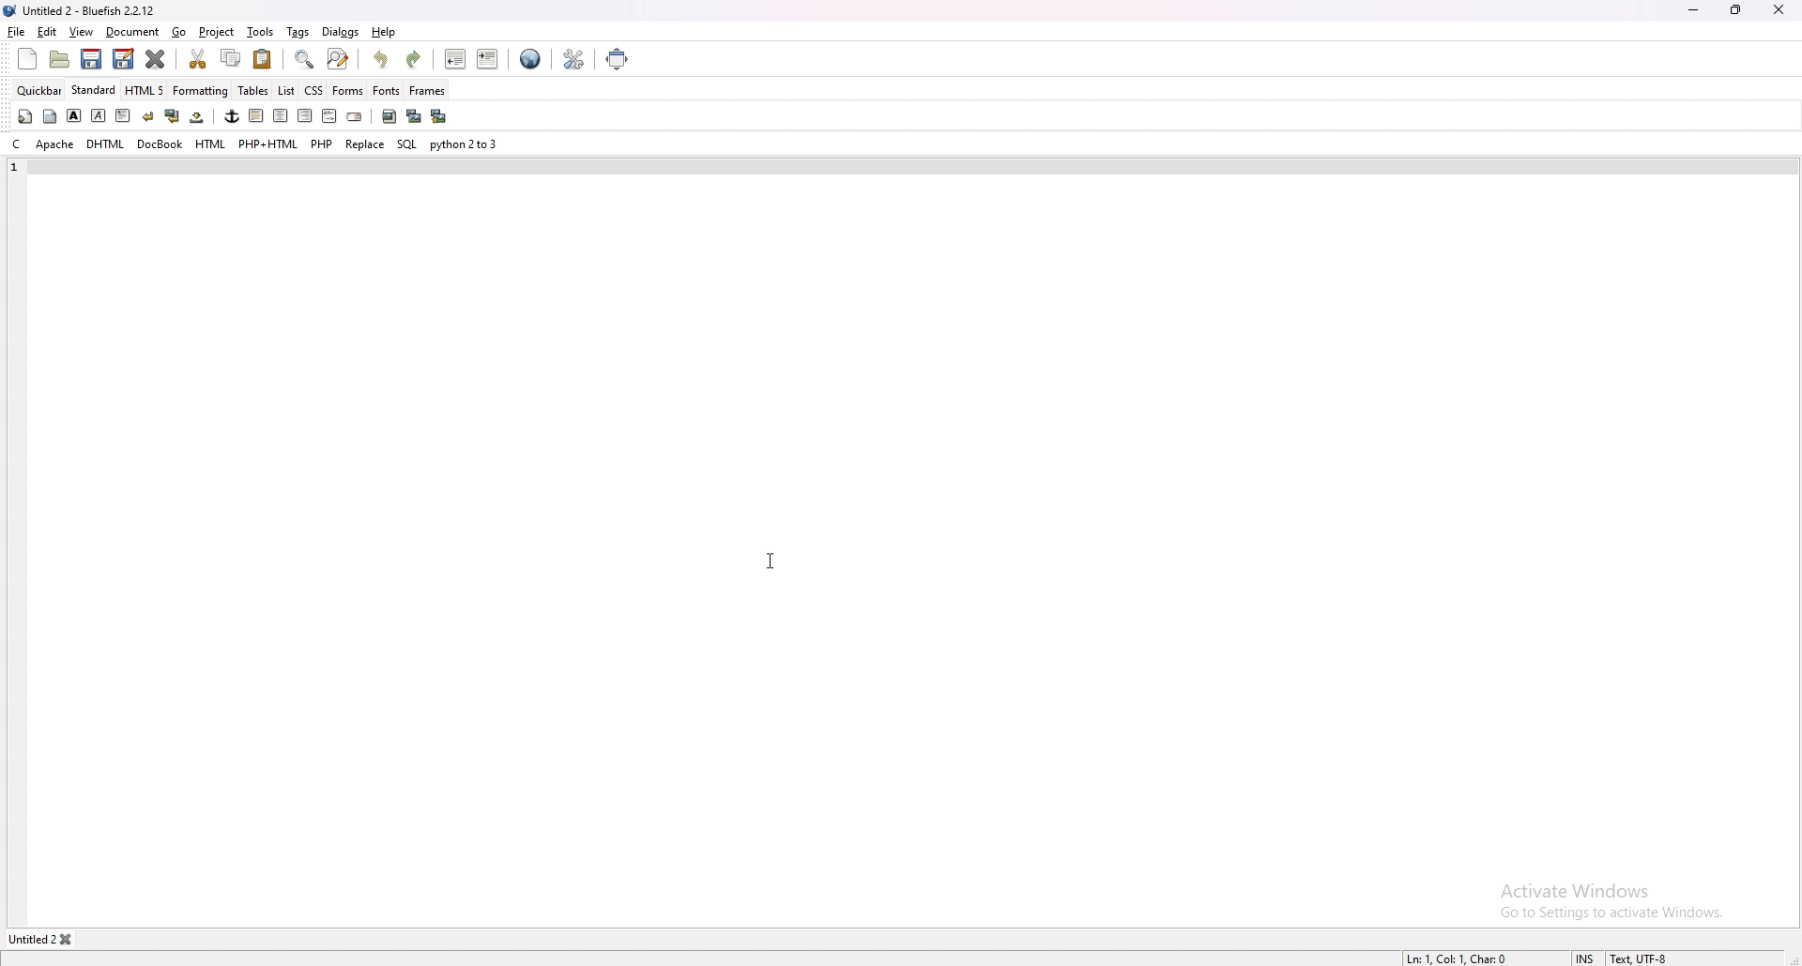 This screenshot has width=1802, height=966. Describe the element at coordinates (17, 32) in the screenshot. I see `file` at that location.